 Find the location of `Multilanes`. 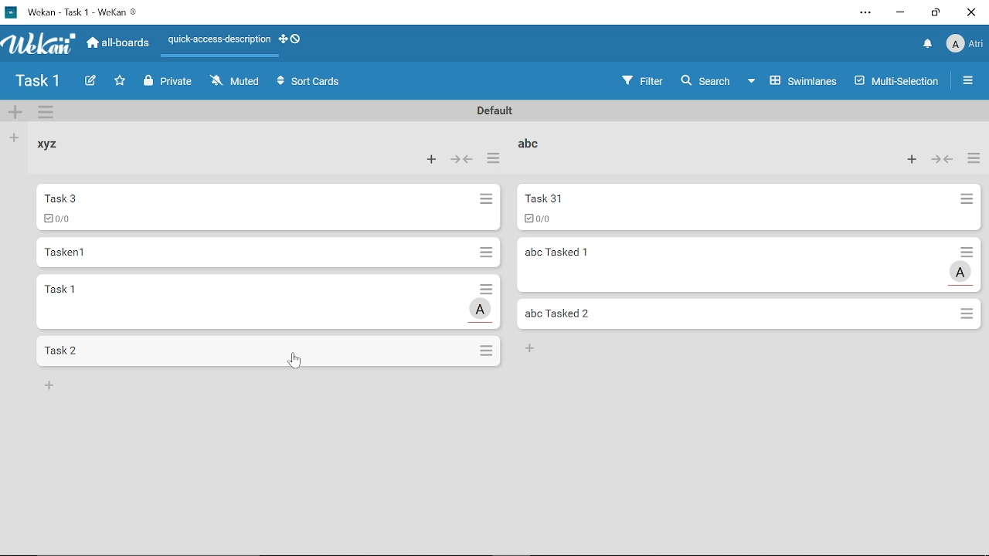

Multilanes is located at coordinates (899, 83).